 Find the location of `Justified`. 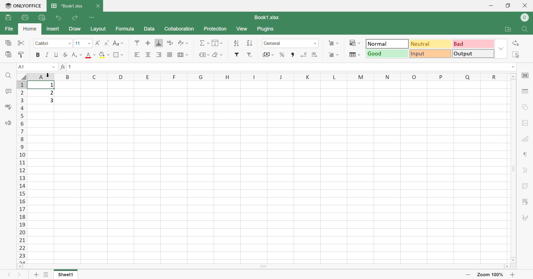

Justified is located at coordinates (170, 54).